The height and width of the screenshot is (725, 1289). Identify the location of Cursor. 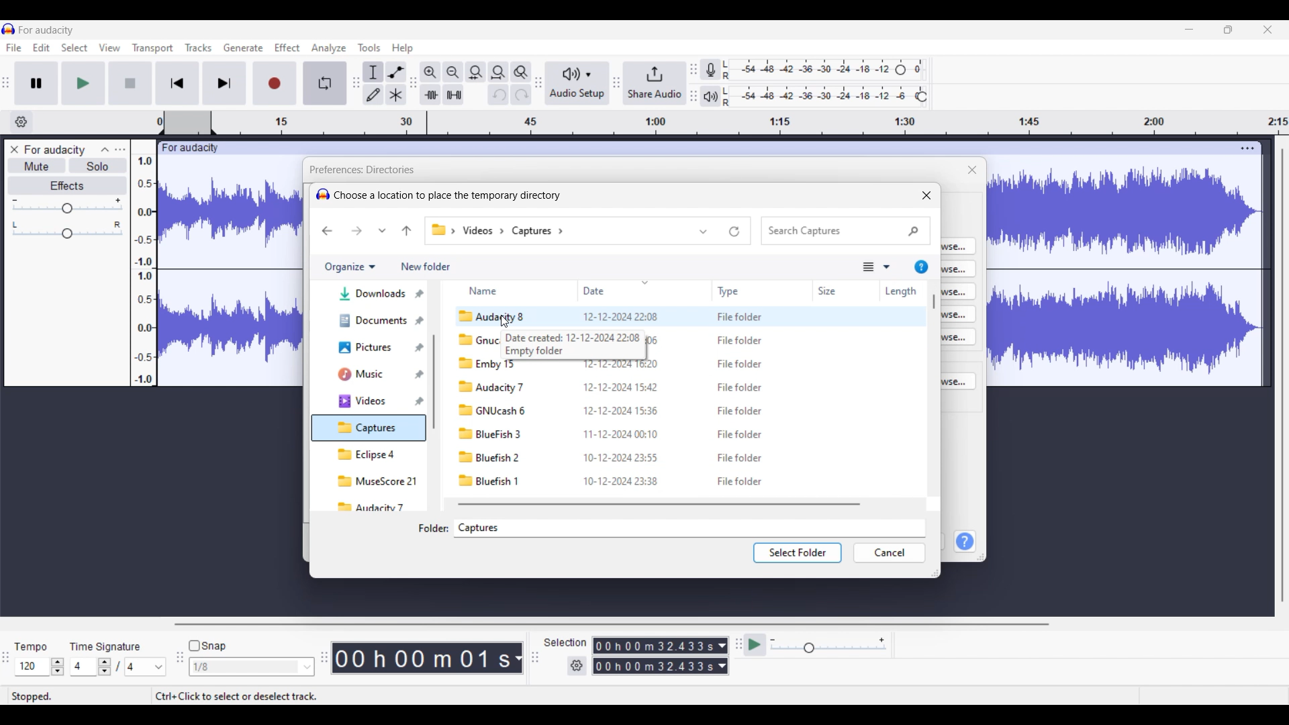
(506, 322).